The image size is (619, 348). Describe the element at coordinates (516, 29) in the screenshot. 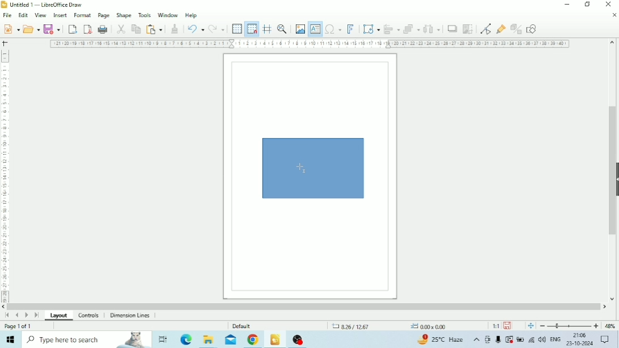

I see `Toggle Extrusion` at that location.